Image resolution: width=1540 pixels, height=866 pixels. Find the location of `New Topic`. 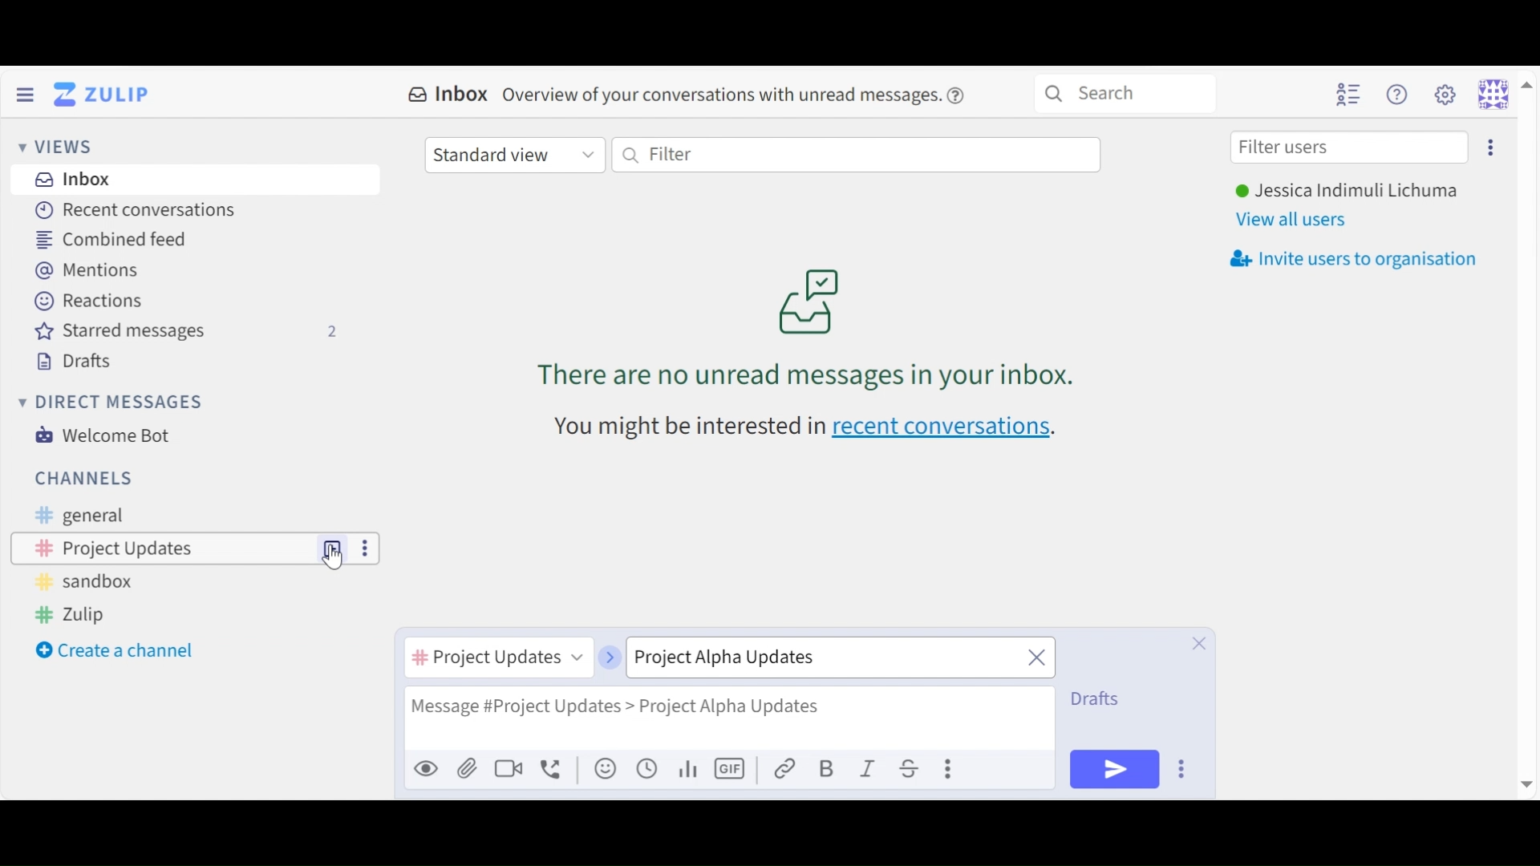

New Topic is located at coordinates (333, 547).